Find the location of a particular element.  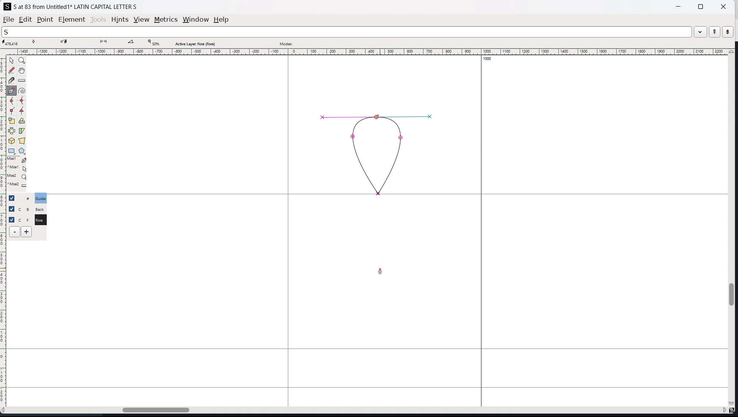

add a tangent point is located at coordinates (22, 111).